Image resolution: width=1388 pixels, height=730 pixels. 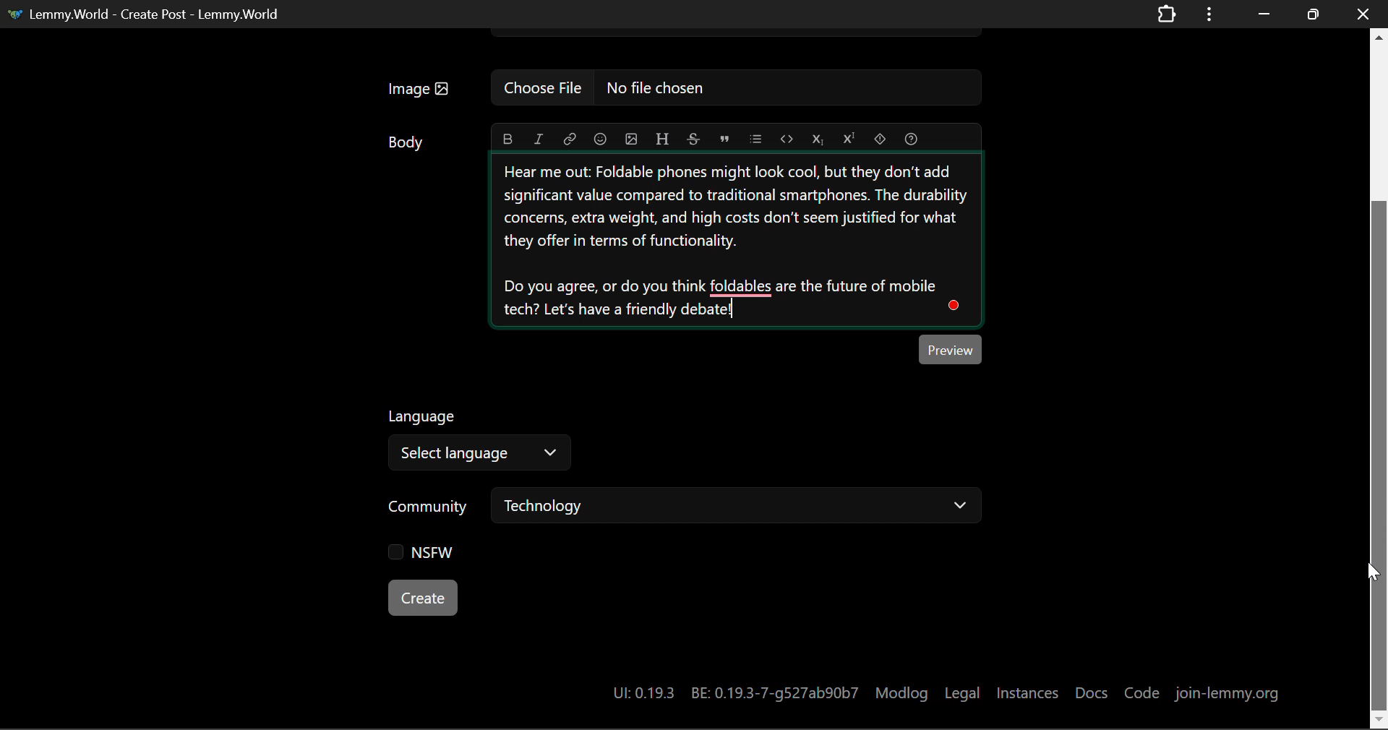 What do you see at coordinates (911, 137) in the screenshot?
I see `formatting help` at bounding box center [911, 137].